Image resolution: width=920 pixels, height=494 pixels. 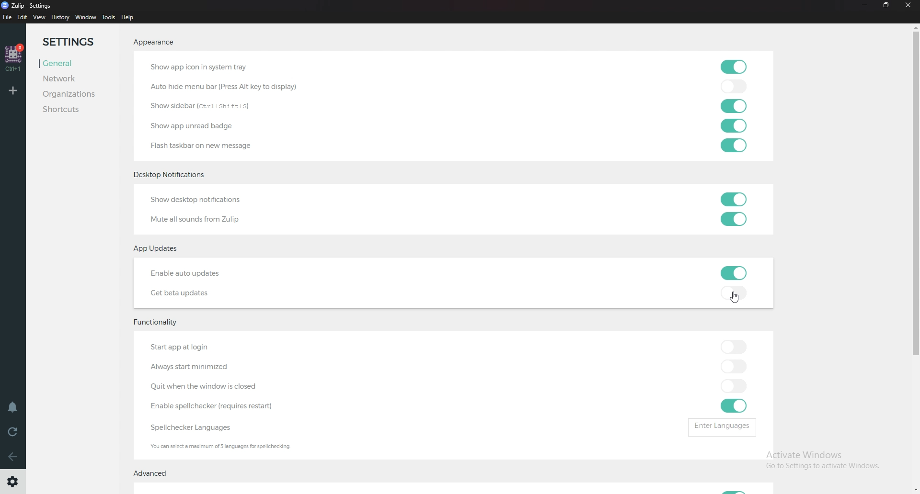 I want to click on Show app icon in system tray, so click(x=208, y=67).